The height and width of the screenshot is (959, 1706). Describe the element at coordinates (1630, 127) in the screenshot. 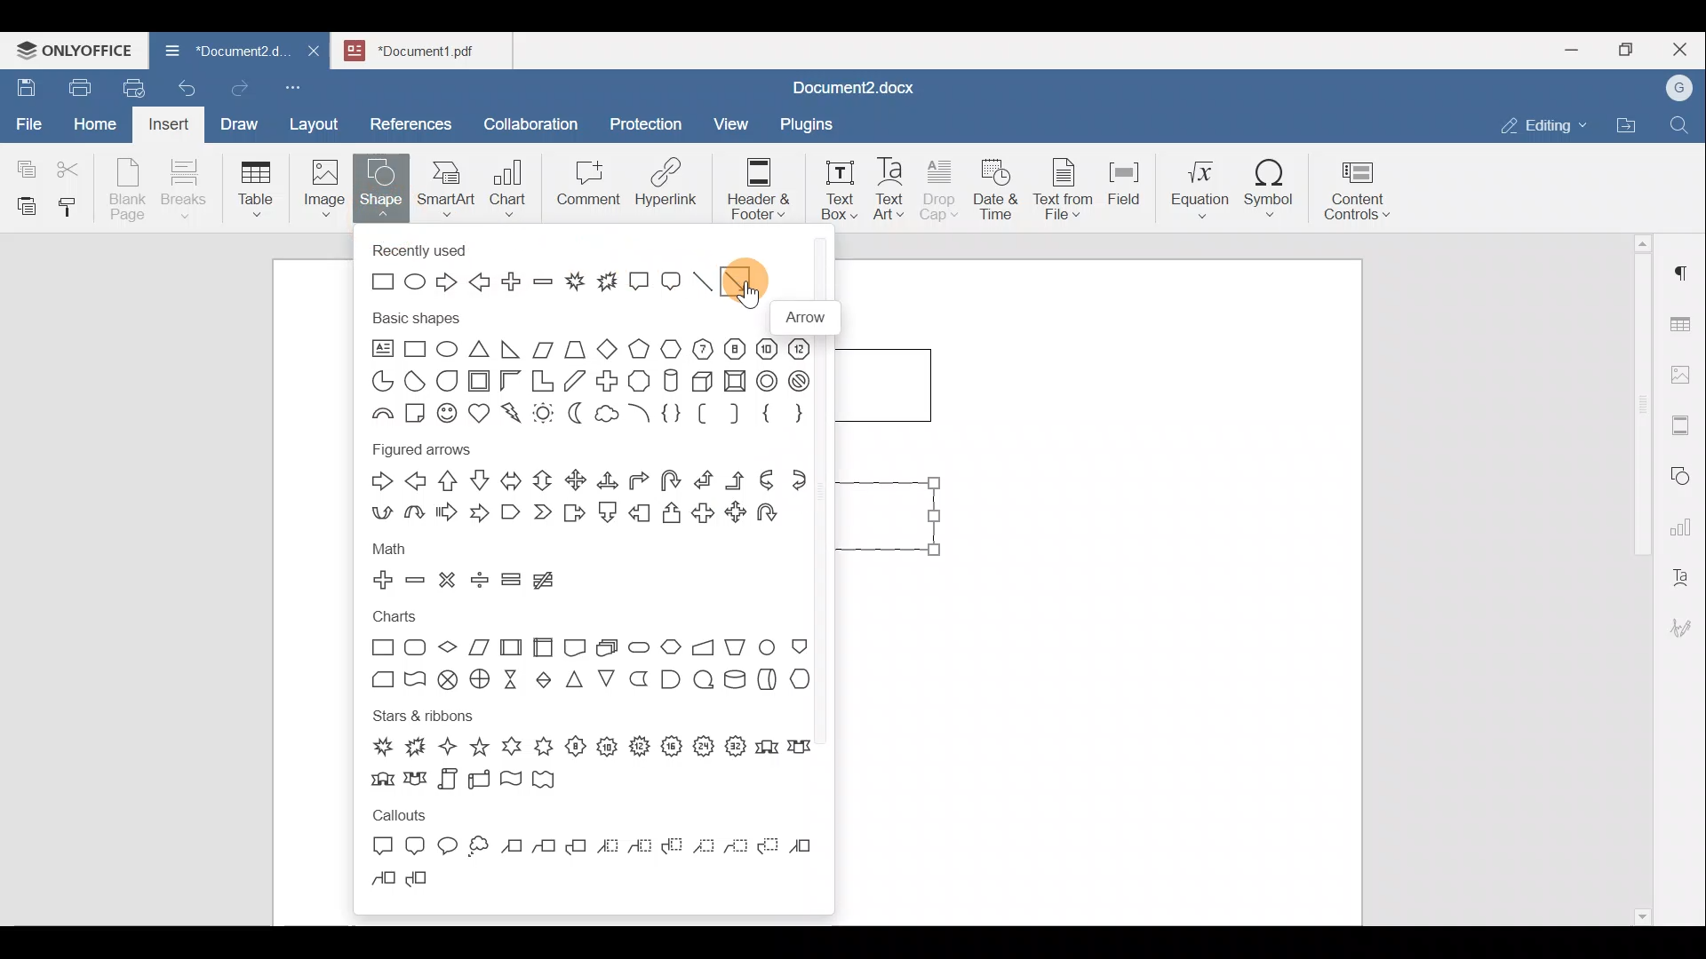

I see `Open file location` at that location.